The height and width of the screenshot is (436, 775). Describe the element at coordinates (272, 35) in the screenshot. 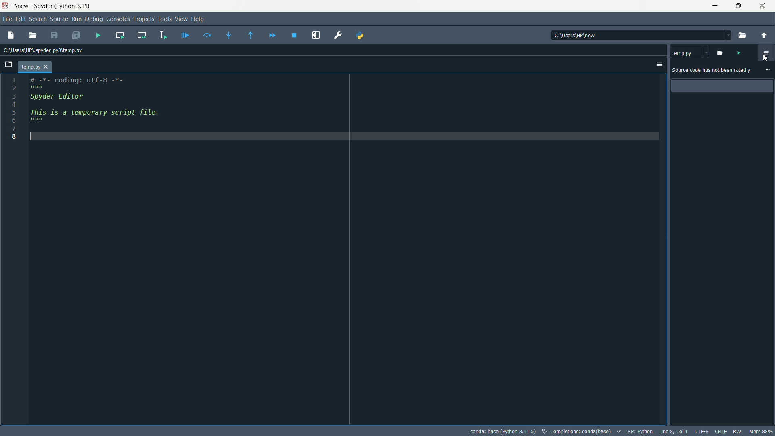

I see `continue execution until next breakpoint` at that location.